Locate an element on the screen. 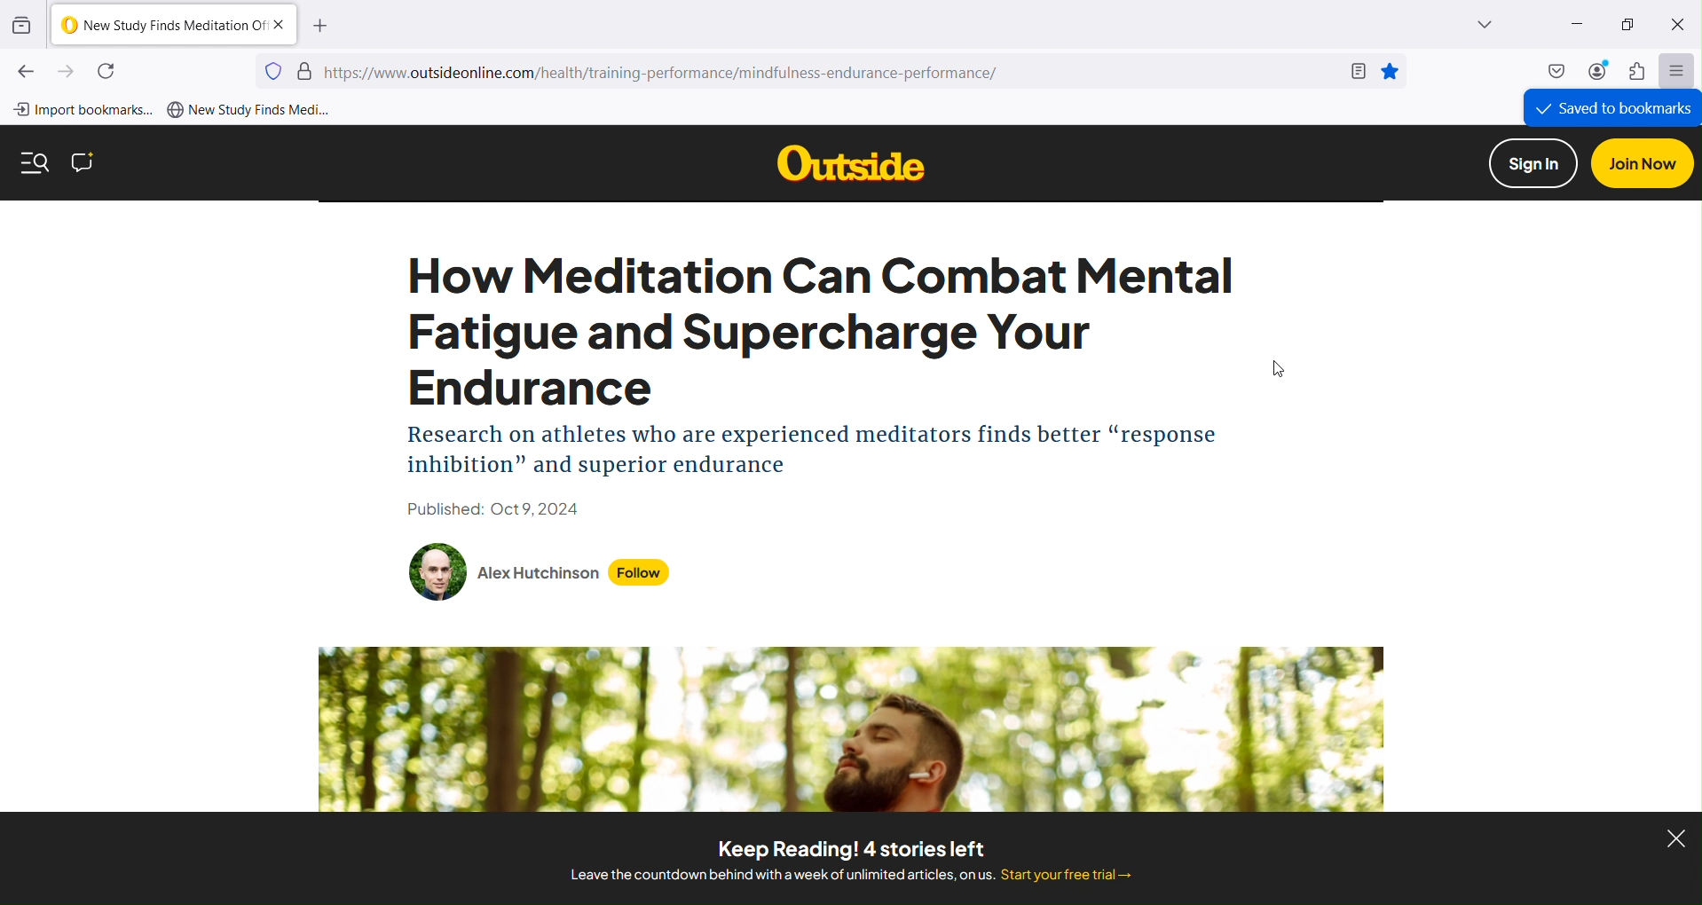 Image resolution: width=1702 pixels, height=905 pixels. Text is located at coordinates (849, 859).